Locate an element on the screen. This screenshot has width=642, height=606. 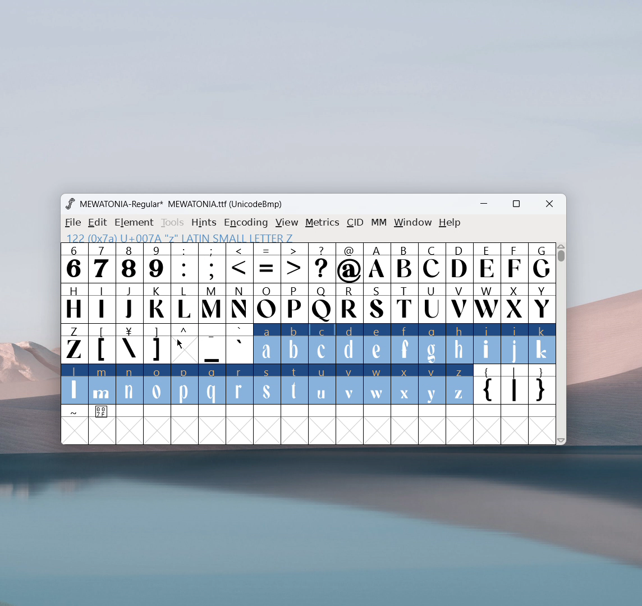
a is located at coordinates (267, 345).